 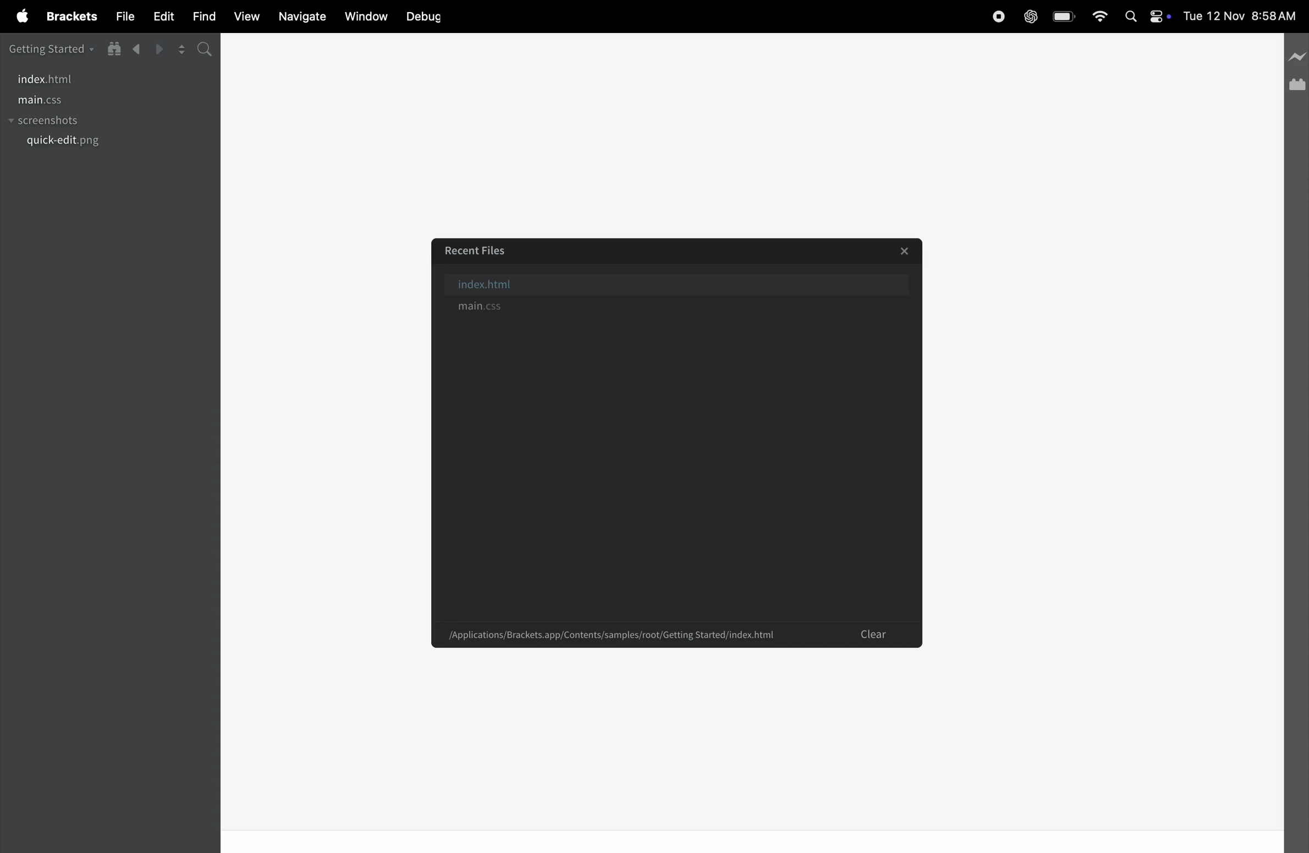 What do you see at coordinates (1030, 16) in the screenshot?
I see `chatgpt` at bounding box center [1030, 16].